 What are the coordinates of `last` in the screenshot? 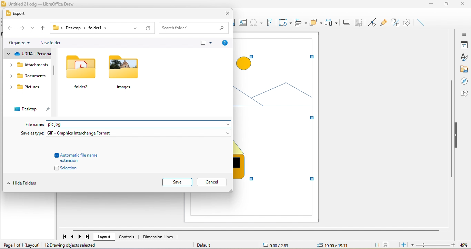 It's located at (88, 237).